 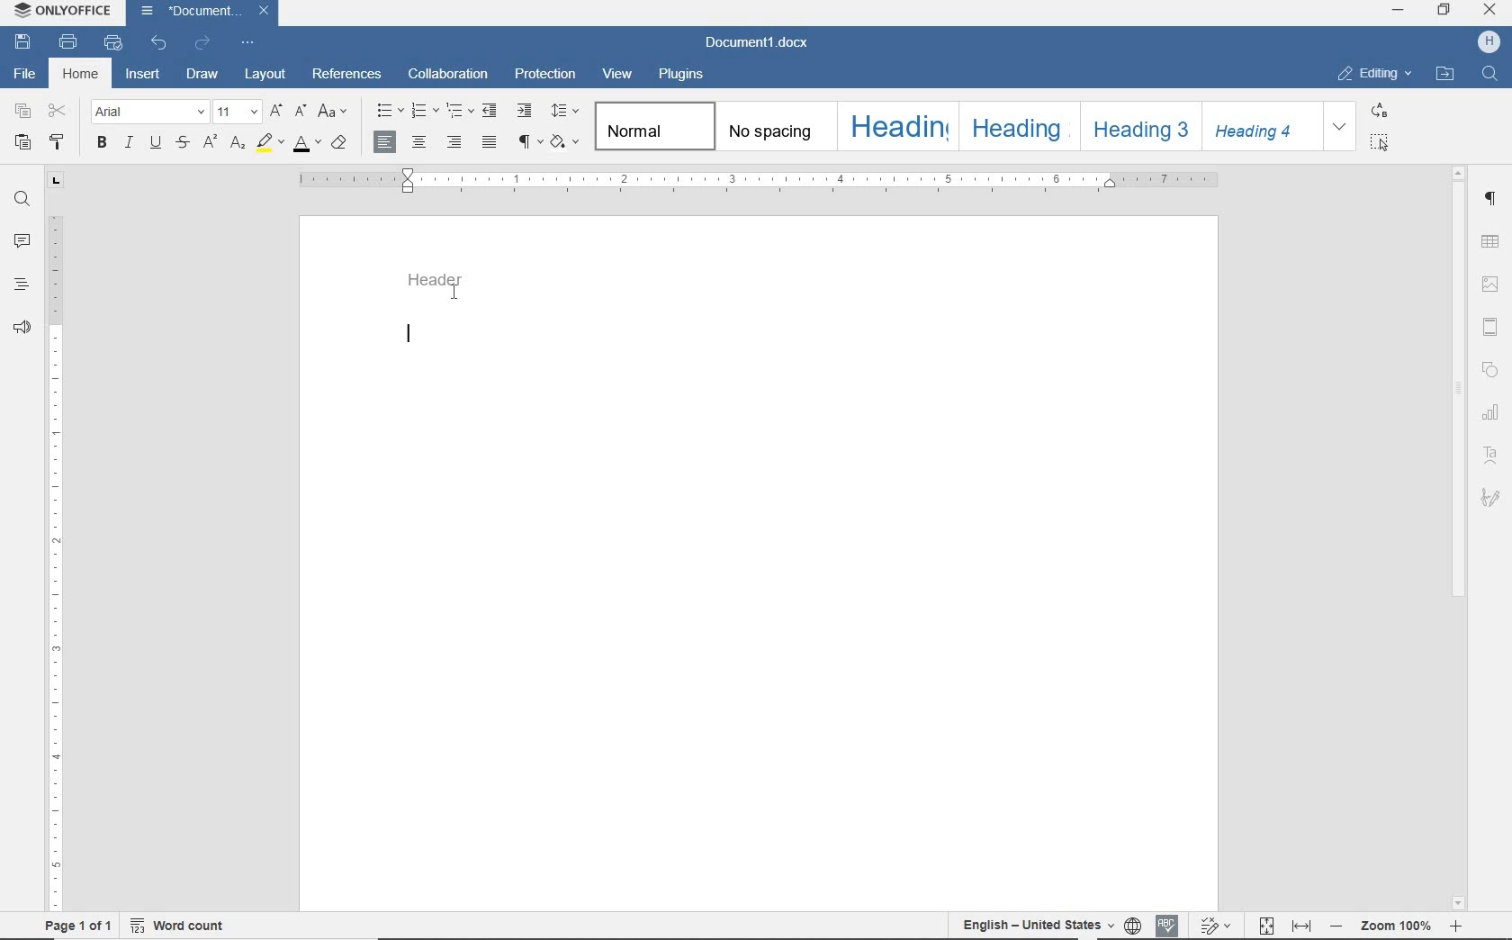 I want to click on SHAPE, so click(x=1489, y=368).